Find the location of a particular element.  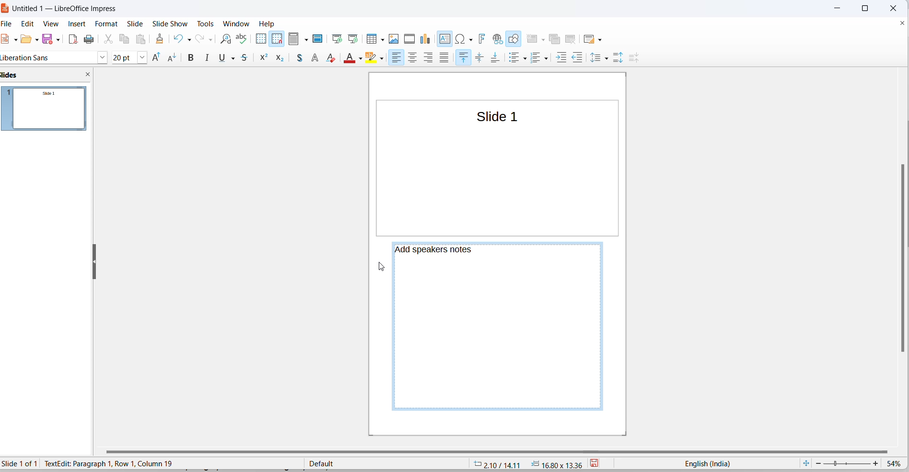

find and replace is located at coordinates (225, 39).